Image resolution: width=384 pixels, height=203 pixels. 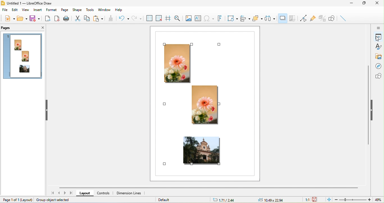 I want to click on 10.49x22.94, so click(x=271, y=200).